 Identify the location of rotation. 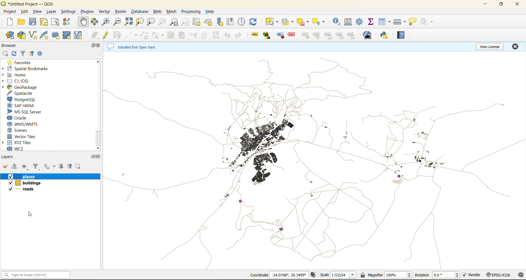
(422, 275).